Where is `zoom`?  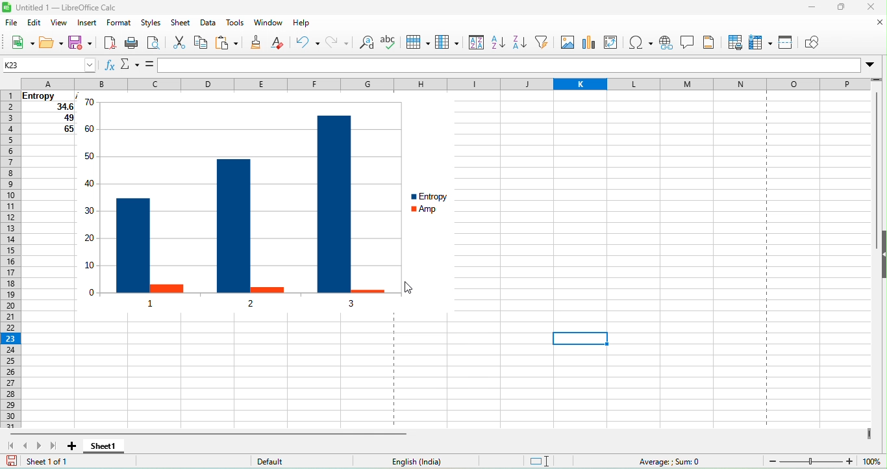
zoom is located at coordinates (826, 461).